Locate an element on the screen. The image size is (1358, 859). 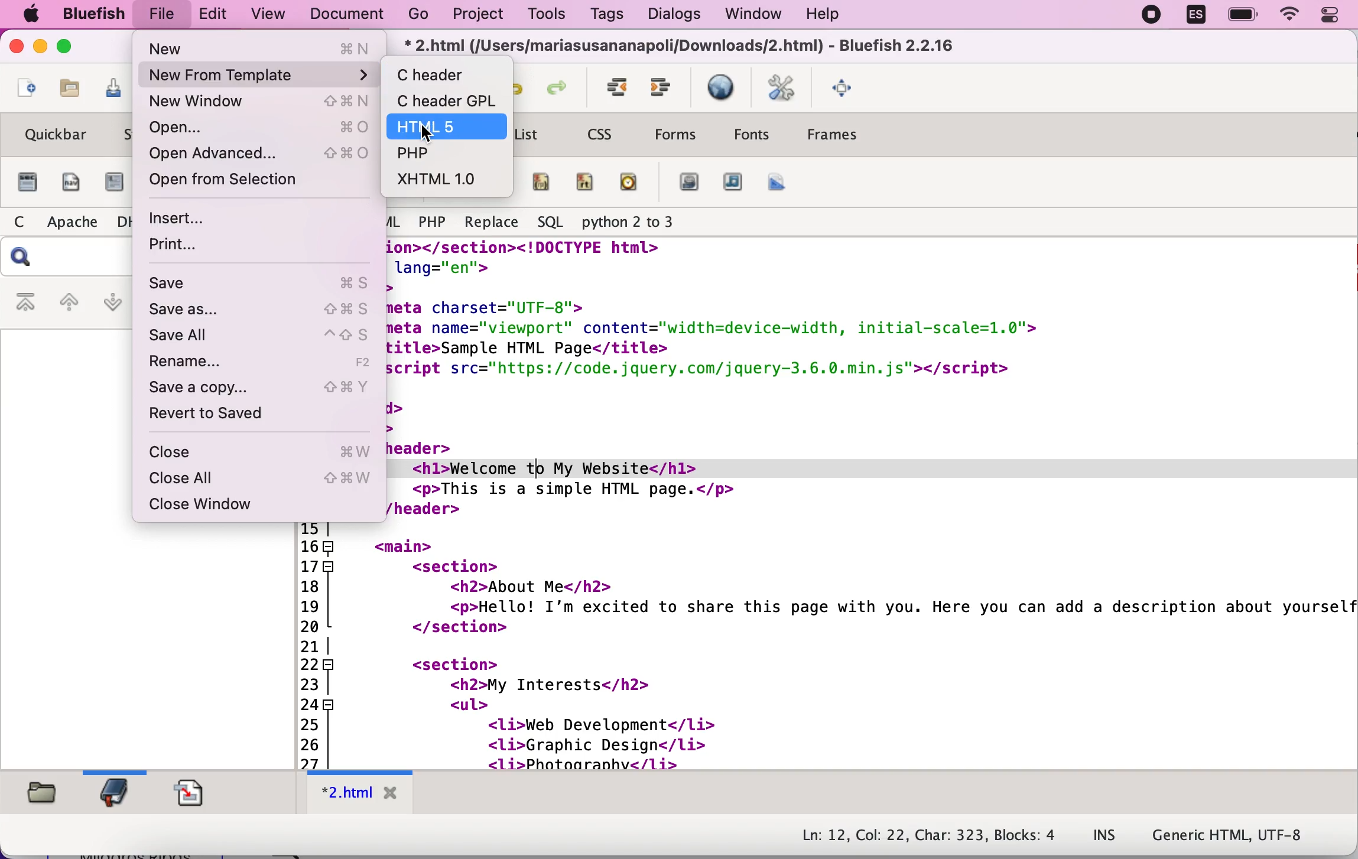
search bar is located at coordinates (66, 256).